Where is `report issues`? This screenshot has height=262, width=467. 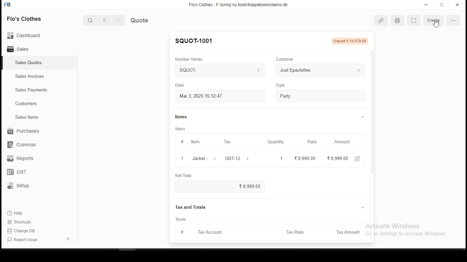
report issues is located at coordinates (24, 240).